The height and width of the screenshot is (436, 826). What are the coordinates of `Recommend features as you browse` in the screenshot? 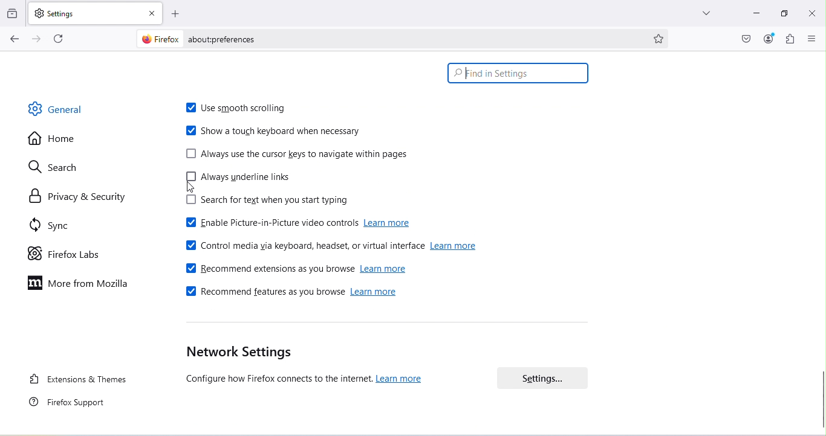 It's located at (264, 292).